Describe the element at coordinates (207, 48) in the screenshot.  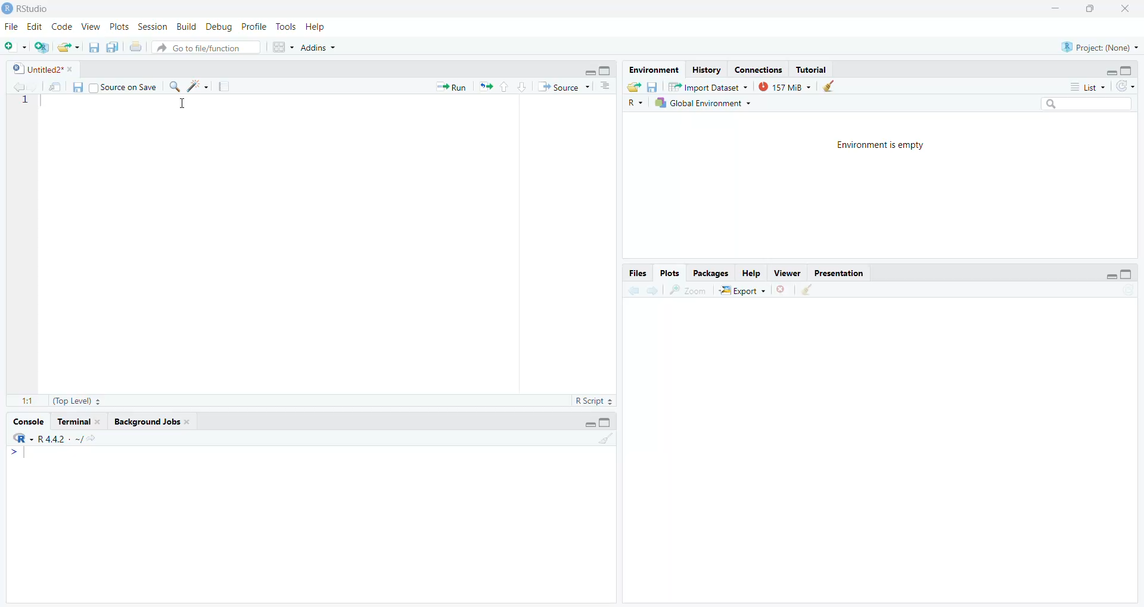
I see `go to file/function` at that location.